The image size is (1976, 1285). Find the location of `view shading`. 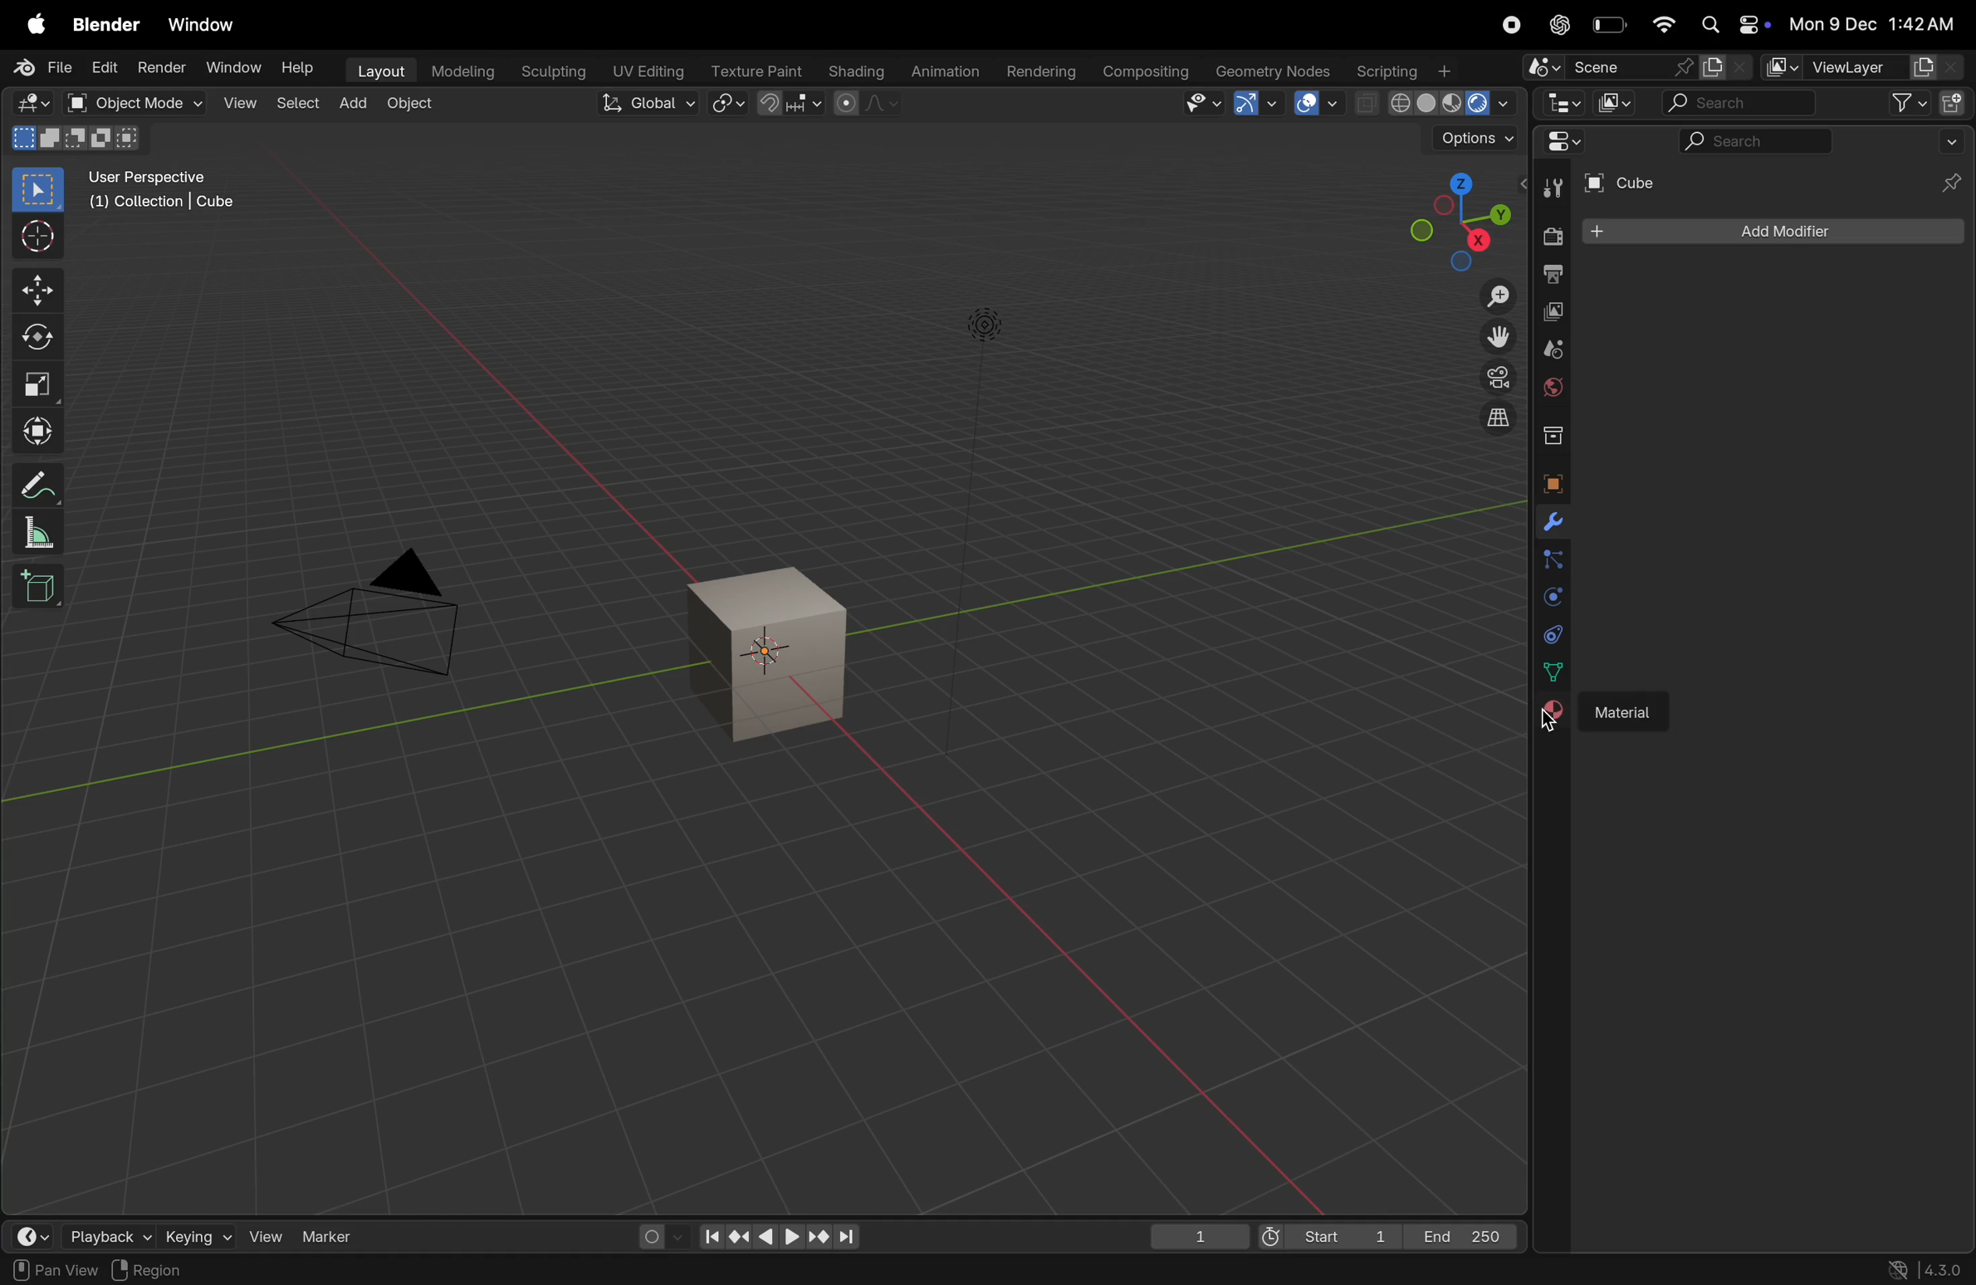

view shading is located at coordinates (1436, 105).